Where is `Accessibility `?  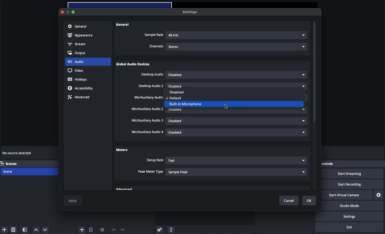
Accessibility  is located at coordinates (81, 88).